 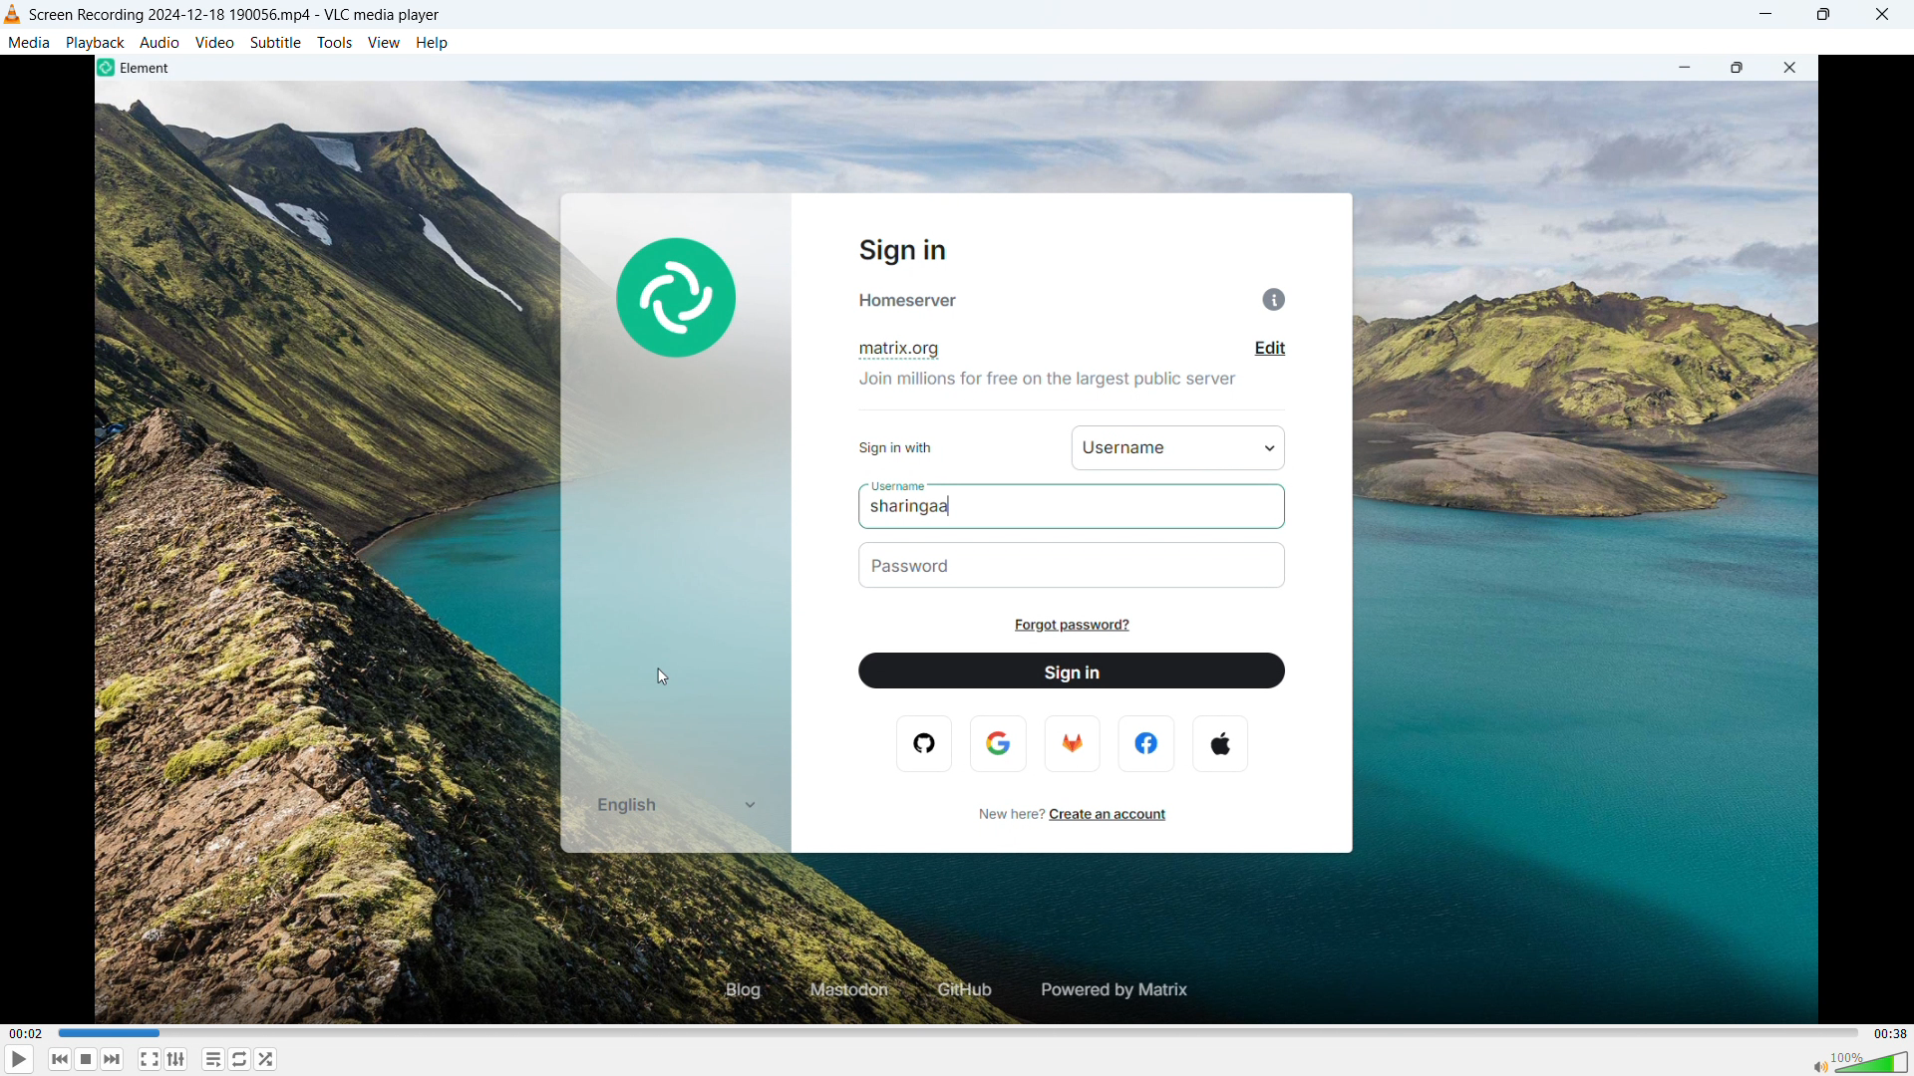 I want to click on minimize, so click(x=1763, y=14).